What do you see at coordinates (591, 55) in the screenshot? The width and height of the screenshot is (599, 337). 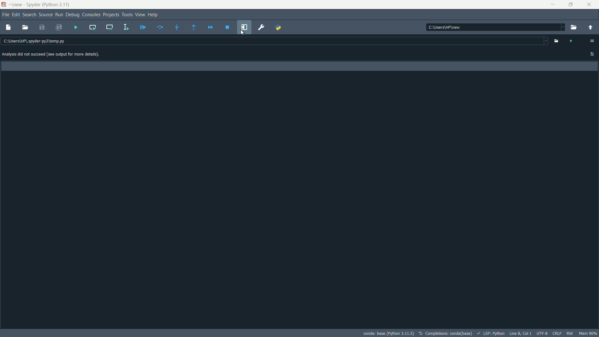 I see `Paste ` at bounding box center [591, 55].